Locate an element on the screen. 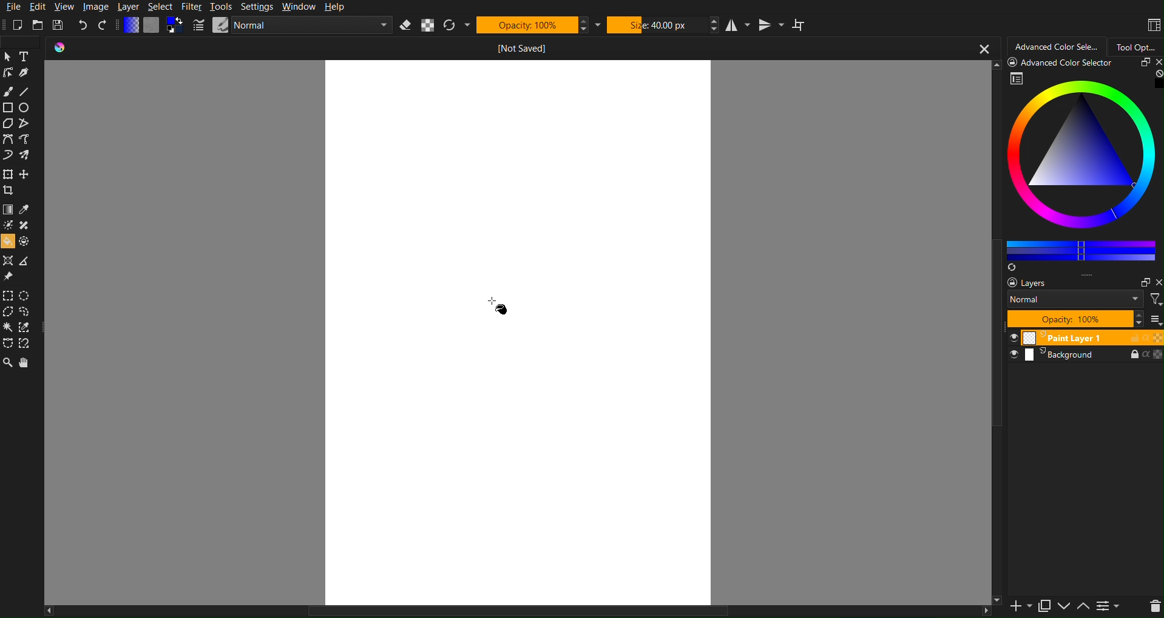 The height and width of the screenshot is (618, 1164). close is located at coordinates (1157, 280).